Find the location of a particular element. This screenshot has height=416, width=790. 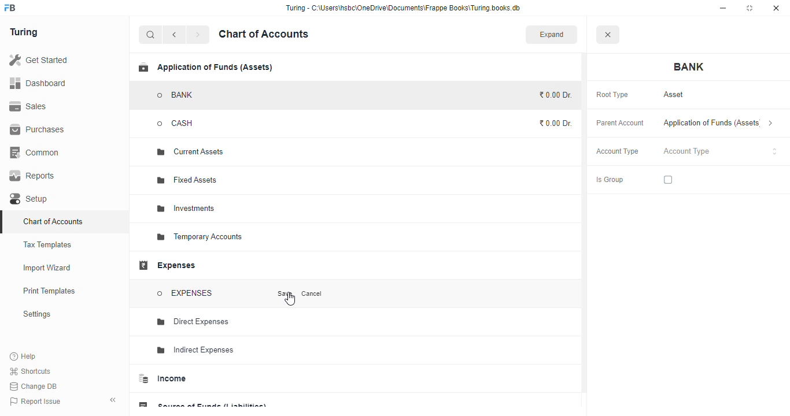

application of funds (assets) is located at coordinates (205, 67).